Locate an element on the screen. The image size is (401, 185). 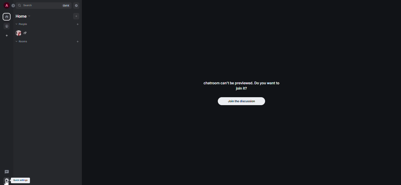
people is located at coordinates (22, 24).